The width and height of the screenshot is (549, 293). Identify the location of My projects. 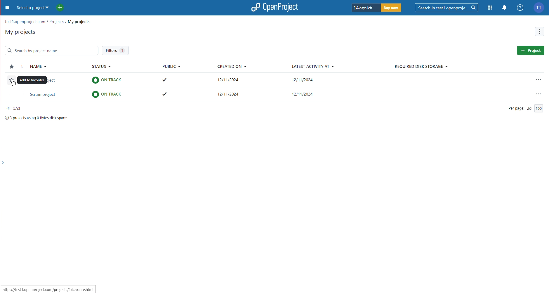
(19, 32).